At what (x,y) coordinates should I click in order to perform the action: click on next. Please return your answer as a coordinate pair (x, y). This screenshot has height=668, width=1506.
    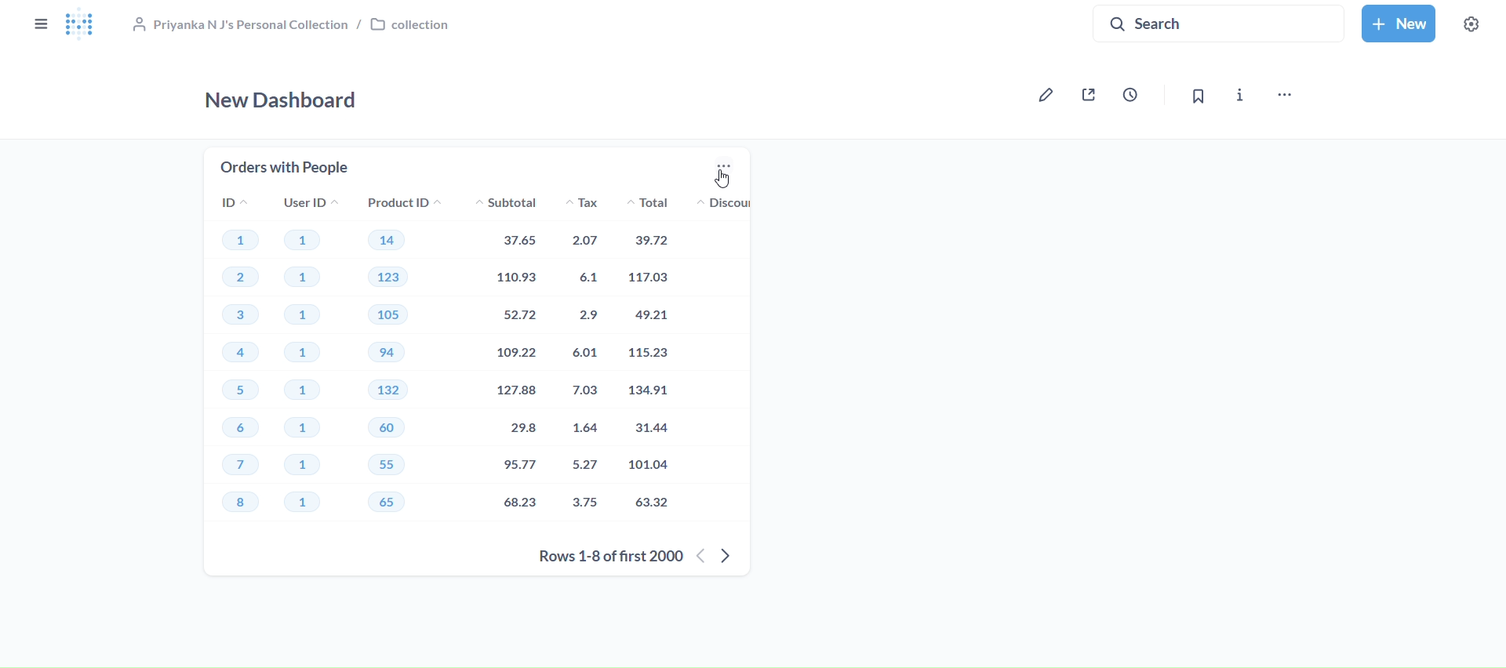
    Looking at the image, I should click on (737, 554).